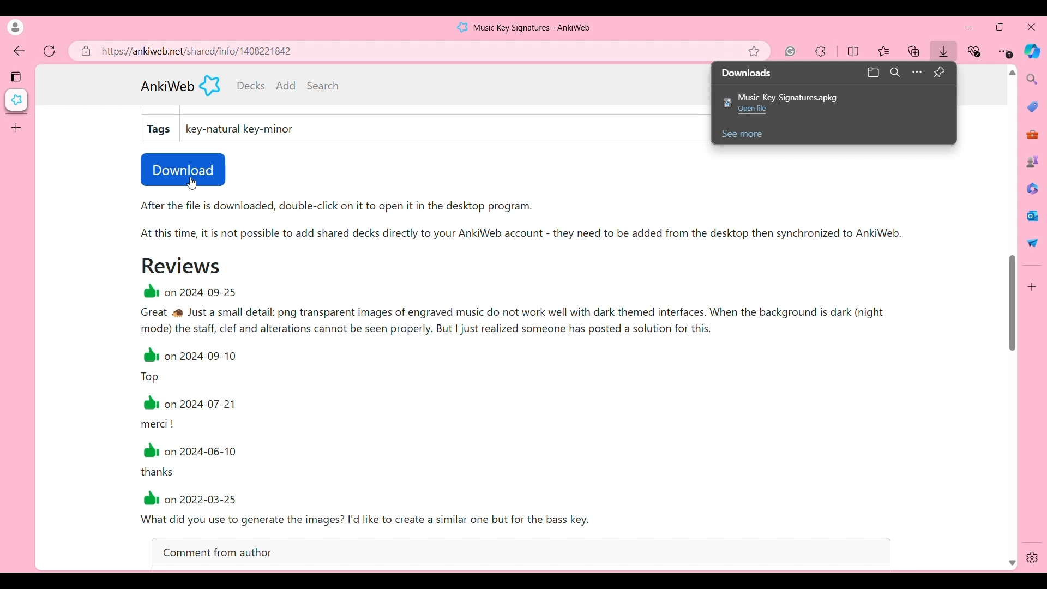 This screenshot has width=1047, height=589. Describe the element at coordinates (17, 100) in the screenshot. I see `Current tab` at that location.